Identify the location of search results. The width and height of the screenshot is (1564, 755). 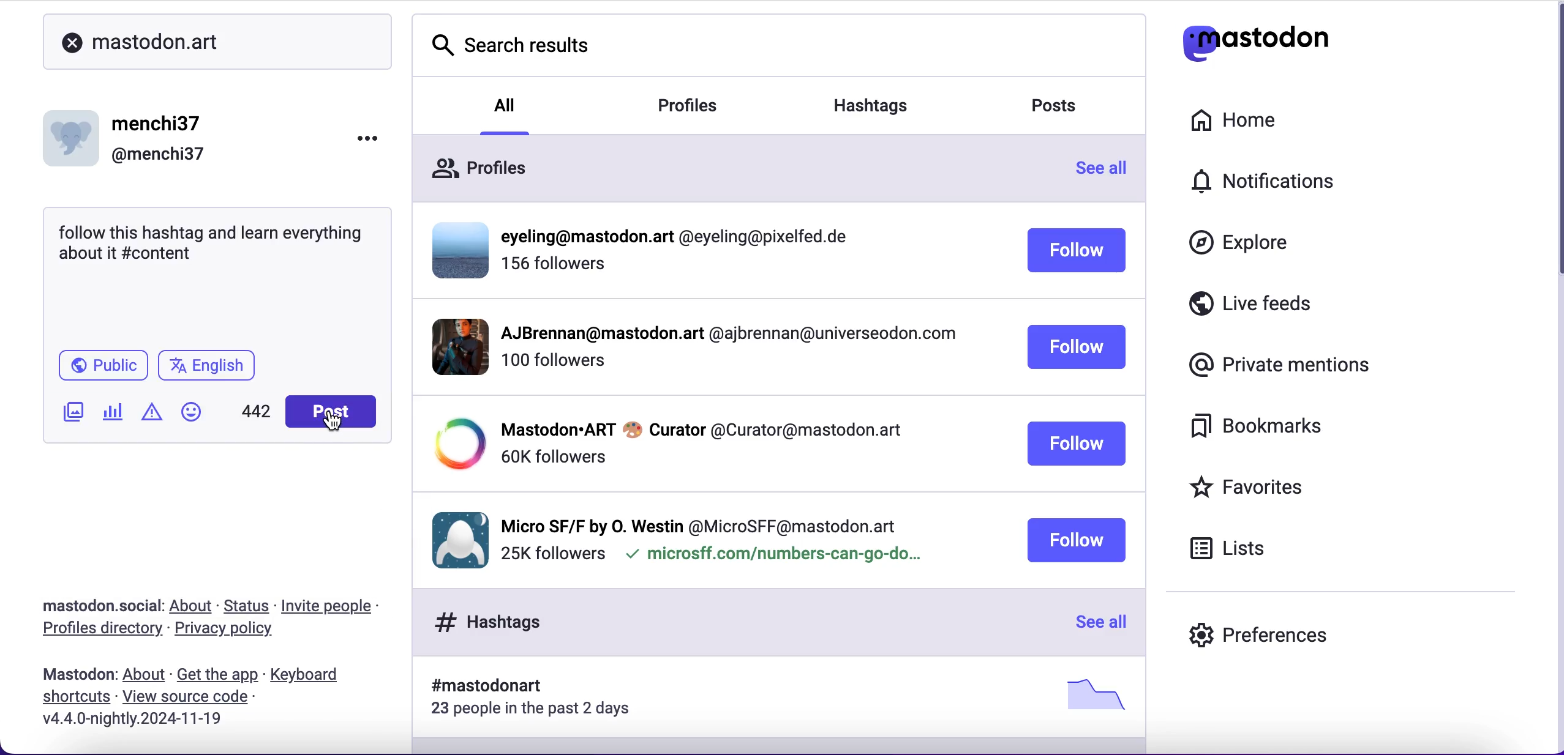
(519, 51).